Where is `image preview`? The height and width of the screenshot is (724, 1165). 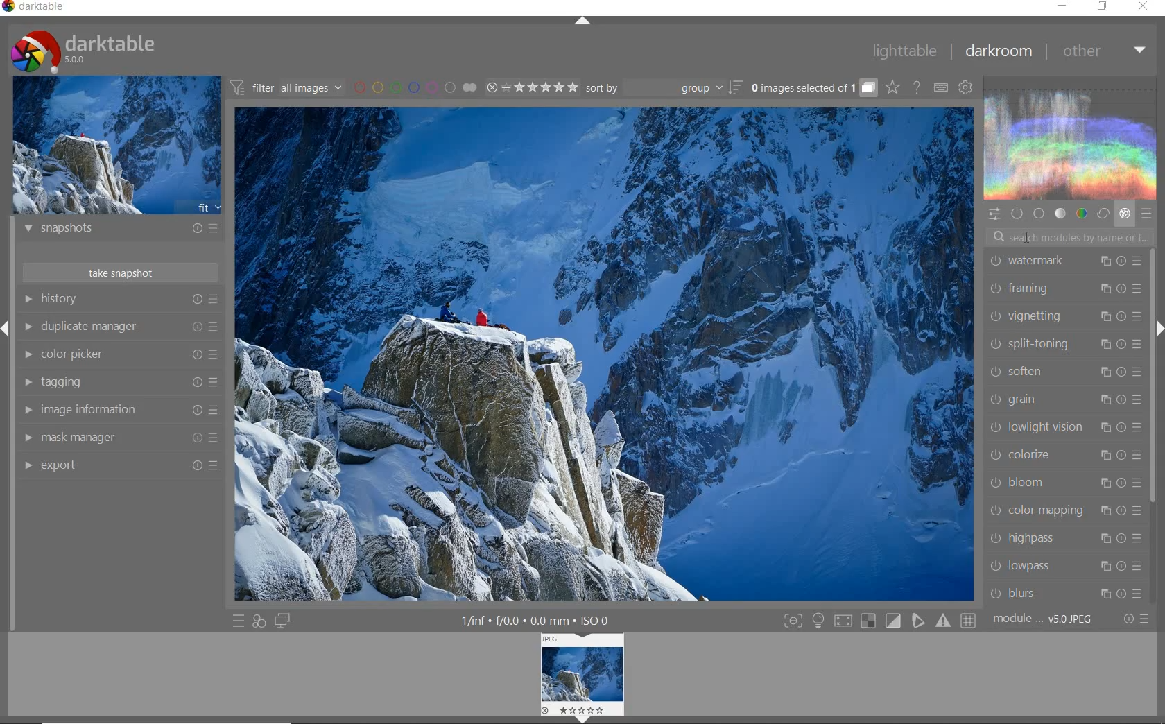 image preview is located at coordinates (117, 144).